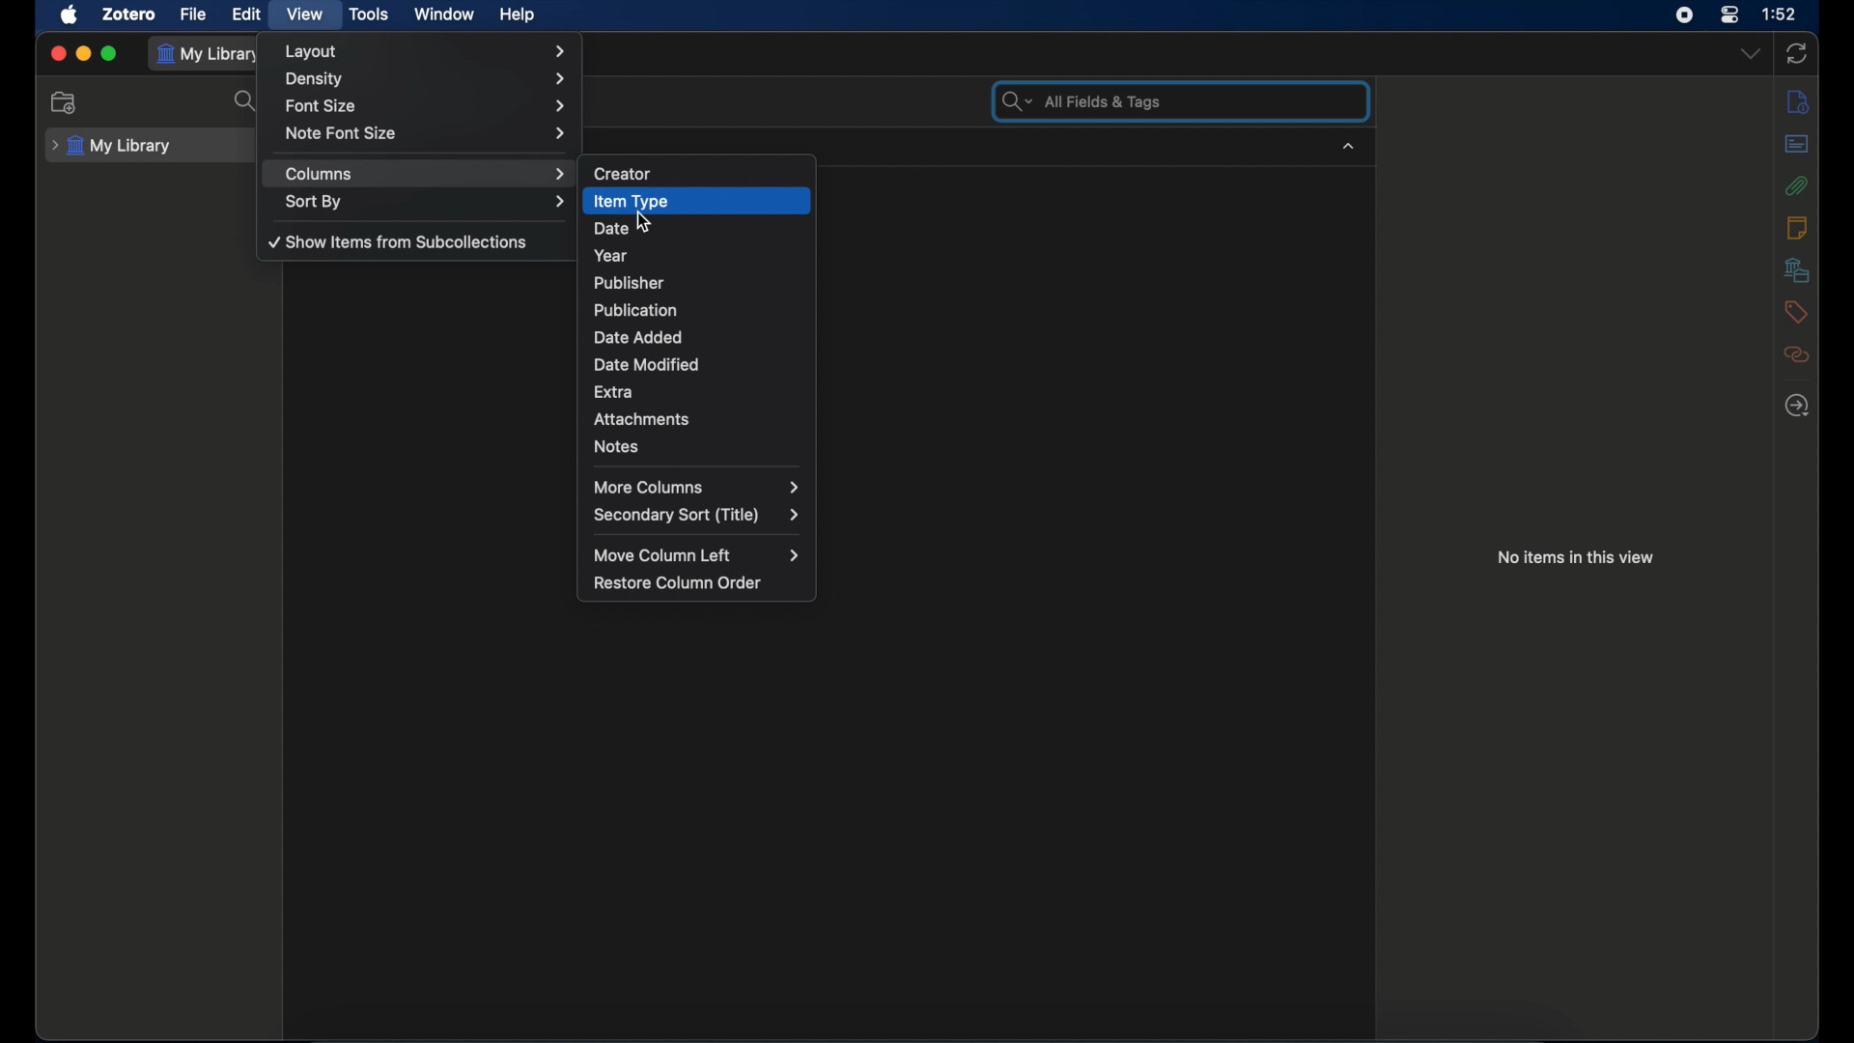 The image size is (1854, 1043). What do you see at coordinates (624, 172) in the screenshot?
I see `creator` at bounding box center [624, 172].